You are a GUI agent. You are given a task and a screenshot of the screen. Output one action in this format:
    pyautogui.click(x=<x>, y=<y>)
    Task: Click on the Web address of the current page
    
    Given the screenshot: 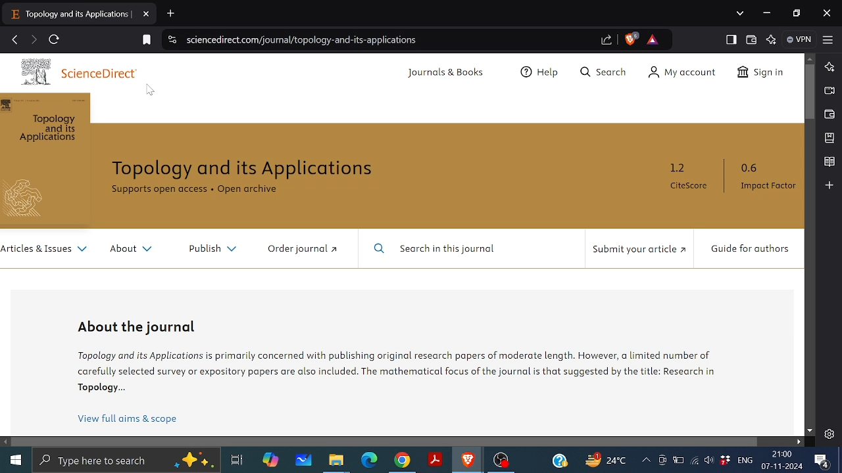 What is the action you would take?
    pyautogui.click(x=307, y=39)
    